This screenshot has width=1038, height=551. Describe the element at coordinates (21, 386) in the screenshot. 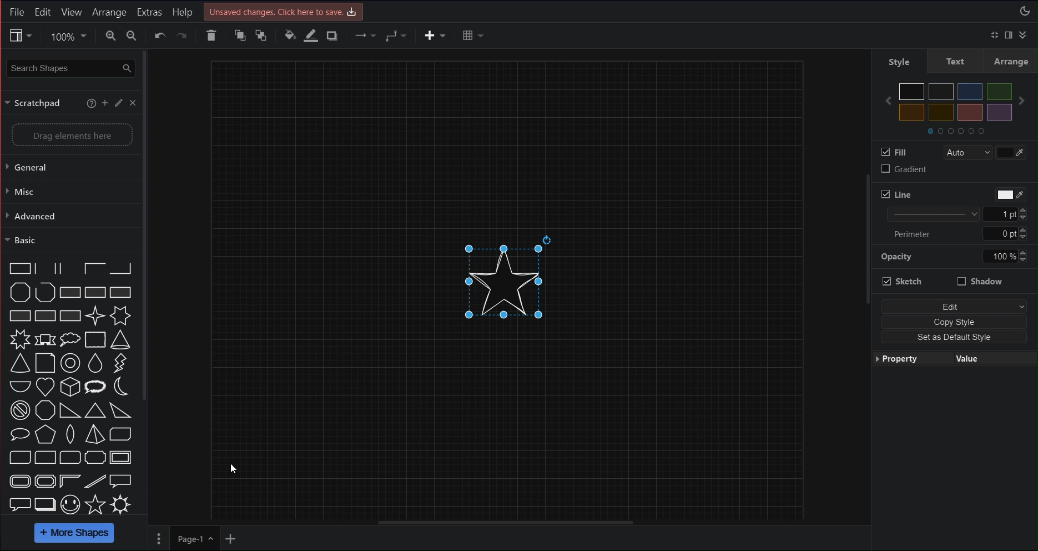

I see `half circle` at that location.